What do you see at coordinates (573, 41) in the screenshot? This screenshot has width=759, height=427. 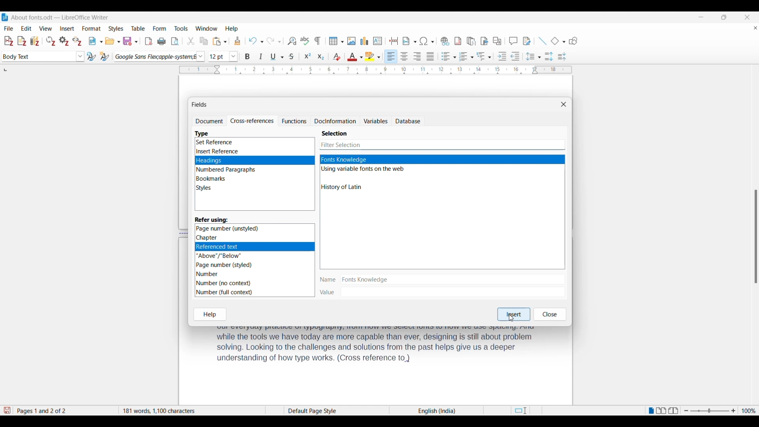 I see `Show draw functions` at bounding box center [573, 41].